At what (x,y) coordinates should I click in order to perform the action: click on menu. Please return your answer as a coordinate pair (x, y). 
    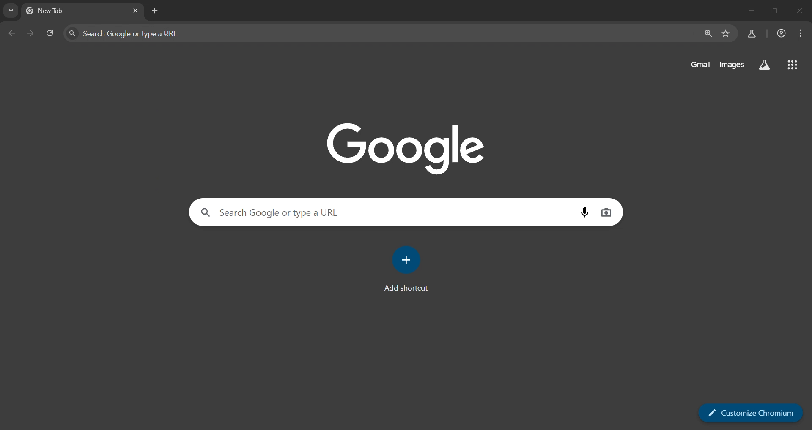
    Looking at the image, I should click on (801, 33).